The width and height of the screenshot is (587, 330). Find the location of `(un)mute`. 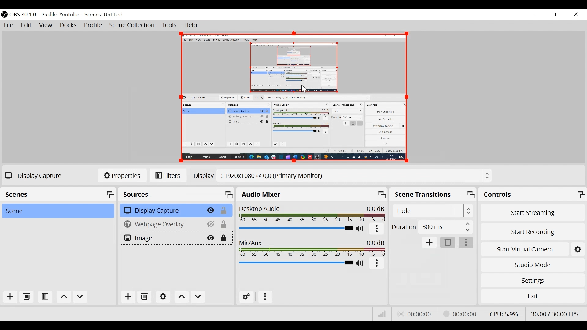

(un)mute is located at coordinates (360, 229).